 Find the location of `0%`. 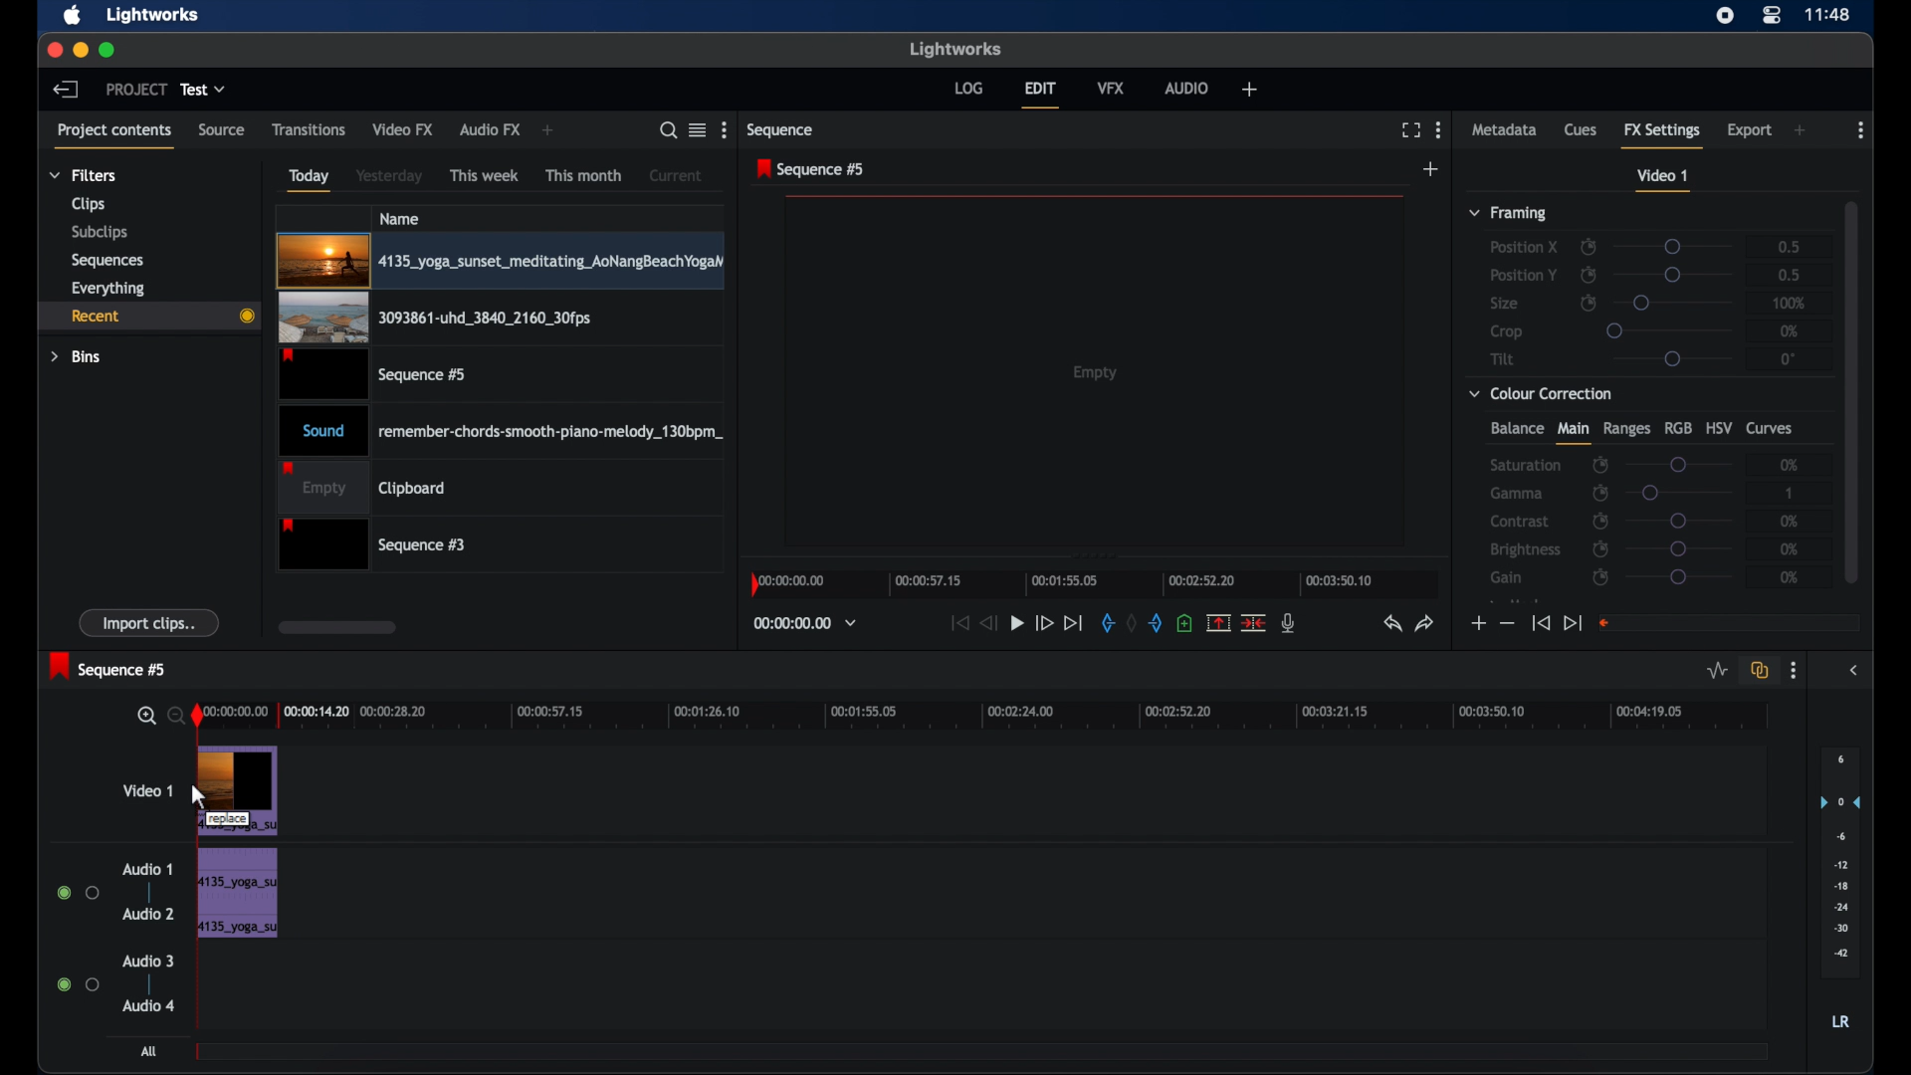

0% is located at coordinates (1787, 466).